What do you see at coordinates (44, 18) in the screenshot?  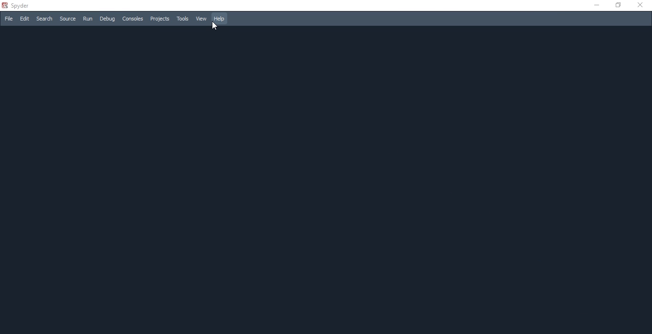 I see `Search` at bounding box center [44, 18].